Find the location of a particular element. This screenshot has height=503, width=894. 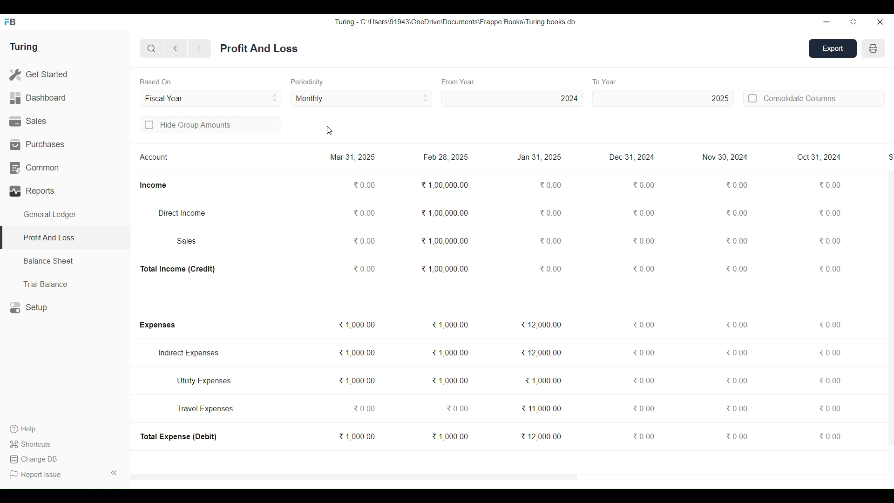

Travel Expenses is located at coordinates (205, 408).